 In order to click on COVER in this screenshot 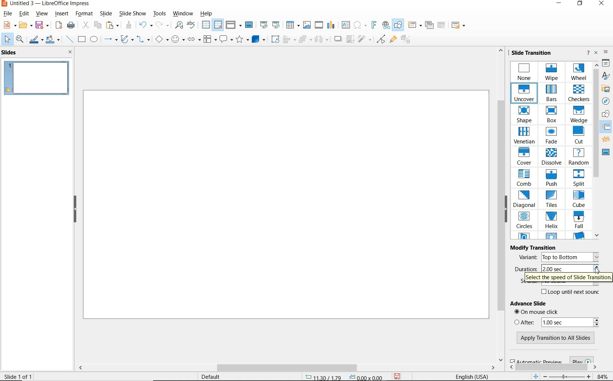, I will do `click(525, 157)`.